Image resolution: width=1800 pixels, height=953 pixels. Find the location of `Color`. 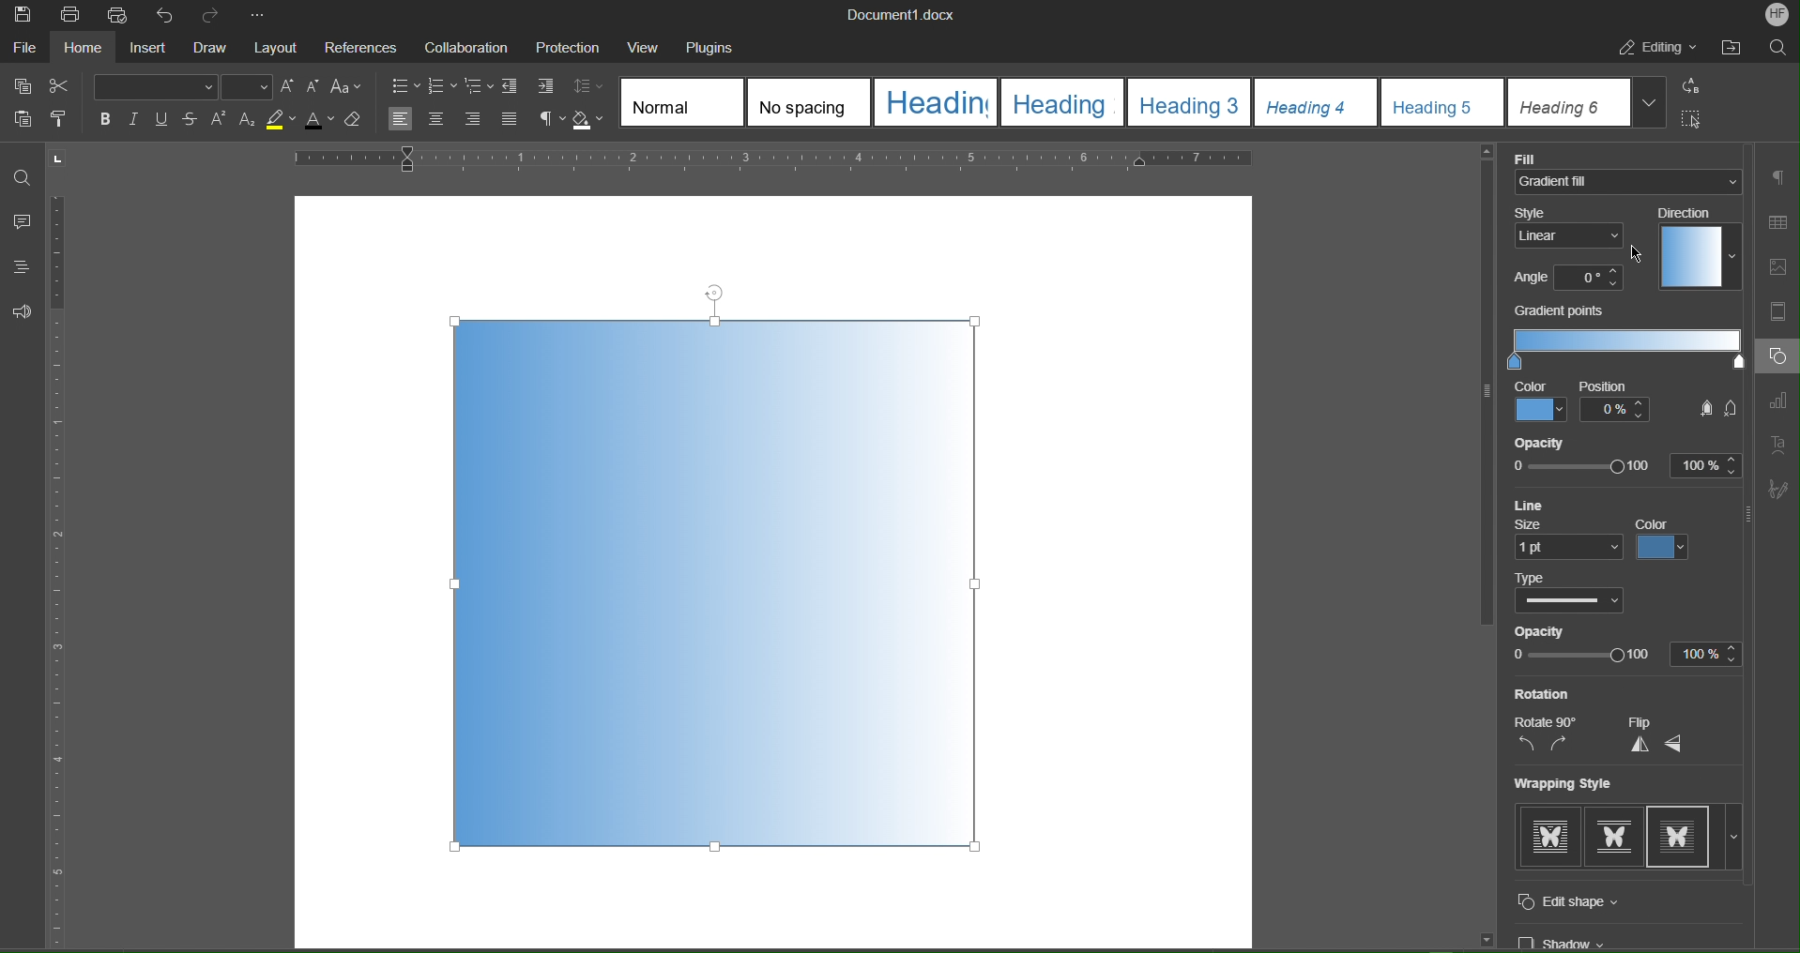

Color is located at coordinates (1659, 522).